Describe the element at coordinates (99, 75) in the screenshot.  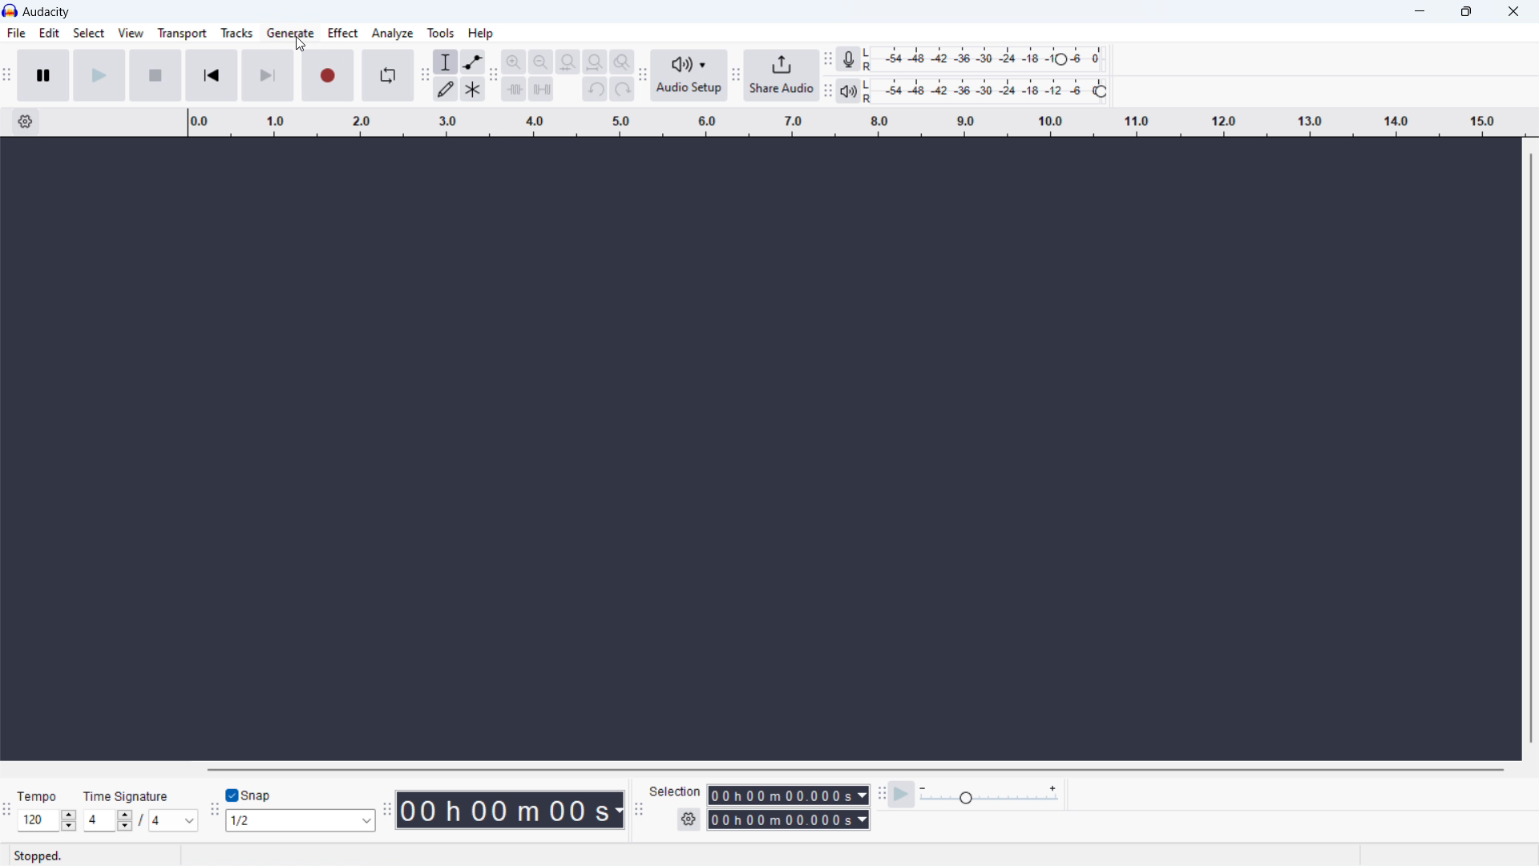
I see `play` at that location.